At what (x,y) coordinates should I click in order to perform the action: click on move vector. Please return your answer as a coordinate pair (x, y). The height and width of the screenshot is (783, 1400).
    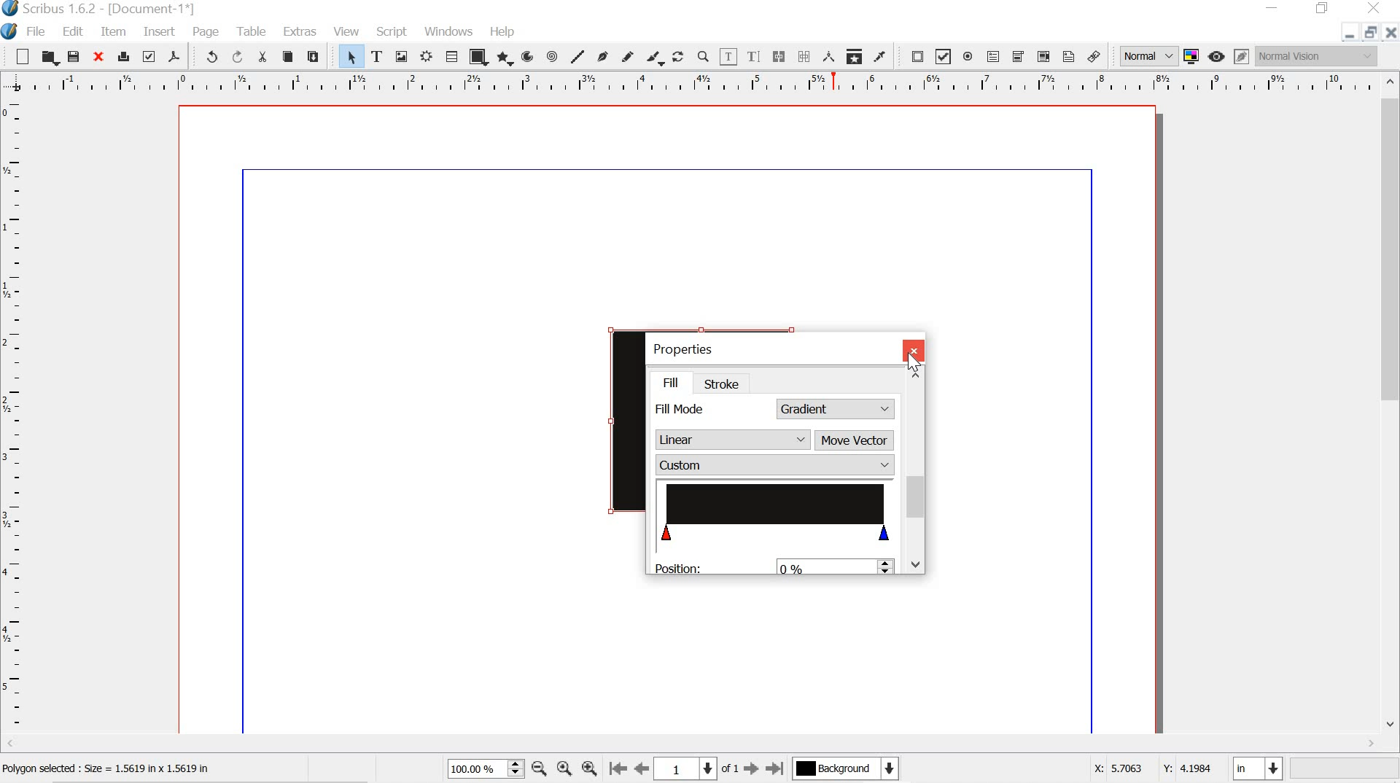
    Looking at the image, I should click on (854, 440).